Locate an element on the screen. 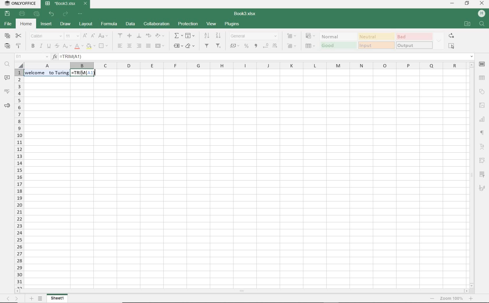 The height and width of the screenshot is (303, 489). fill is located at coordinates (190, 36).